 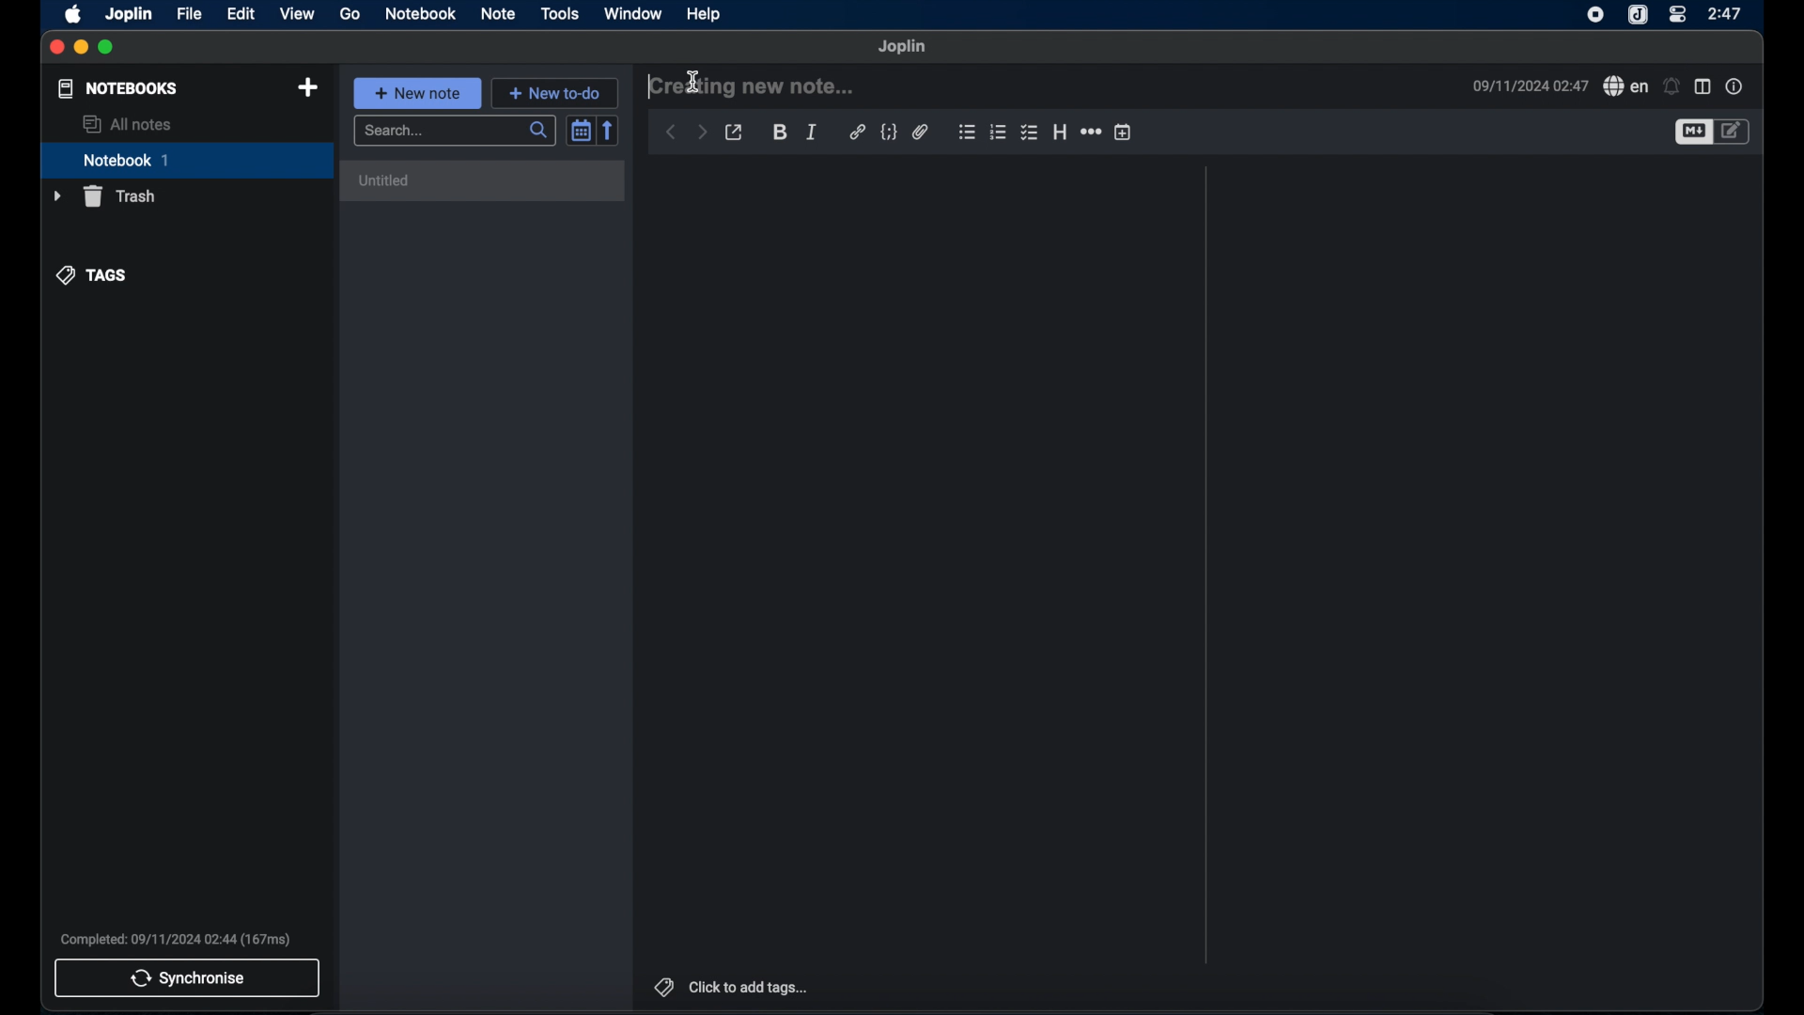 I want to click on synchronise, so click(x=188, y=978).